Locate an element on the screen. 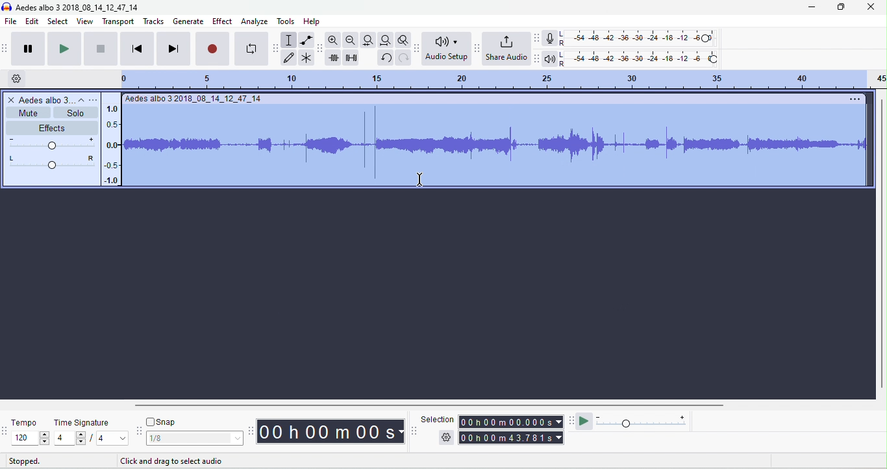 This screenshot has height=469, width=887. zoom out is located at coordinates (351, 40).